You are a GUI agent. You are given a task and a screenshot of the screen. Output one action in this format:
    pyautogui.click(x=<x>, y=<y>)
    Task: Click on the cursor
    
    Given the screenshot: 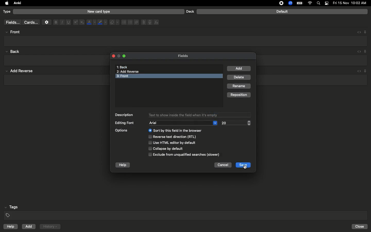 What is the action you would take?
    pyautogui.click(x=246, y=168)
    